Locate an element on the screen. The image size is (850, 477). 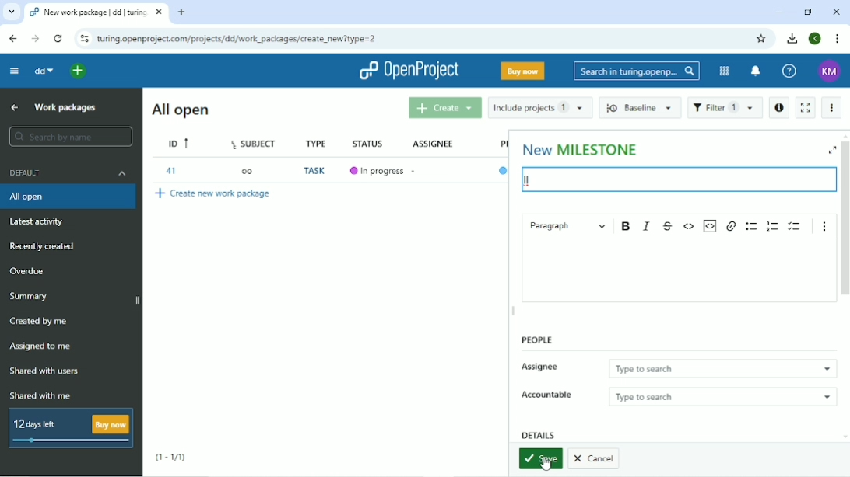
Assignee is located at coordinates (542, 367).